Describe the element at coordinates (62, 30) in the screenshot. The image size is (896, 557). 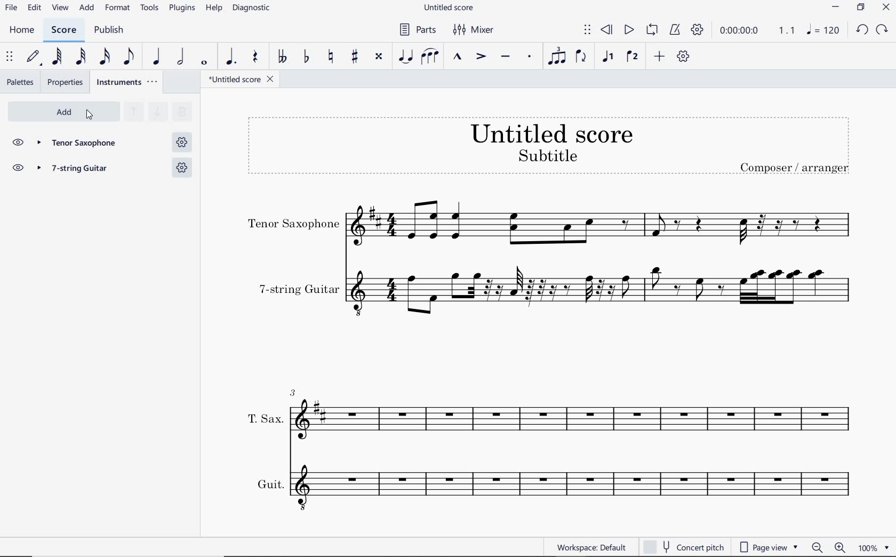
I see `SCORE` at that location.